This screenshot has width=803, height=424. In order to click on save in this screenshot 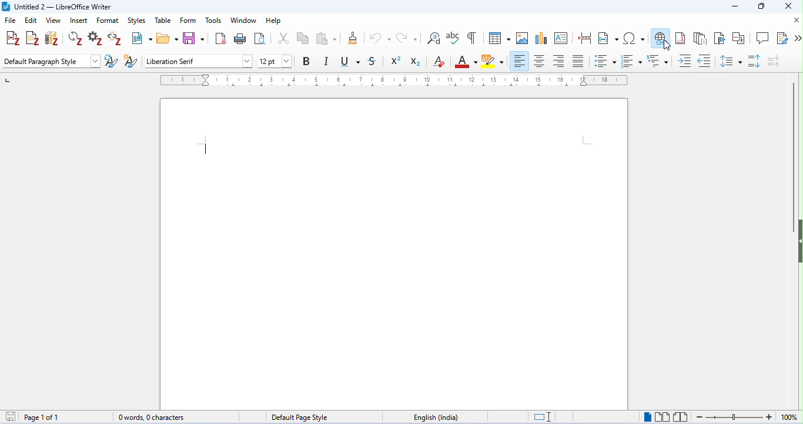, I will do `click(194, 38)`.